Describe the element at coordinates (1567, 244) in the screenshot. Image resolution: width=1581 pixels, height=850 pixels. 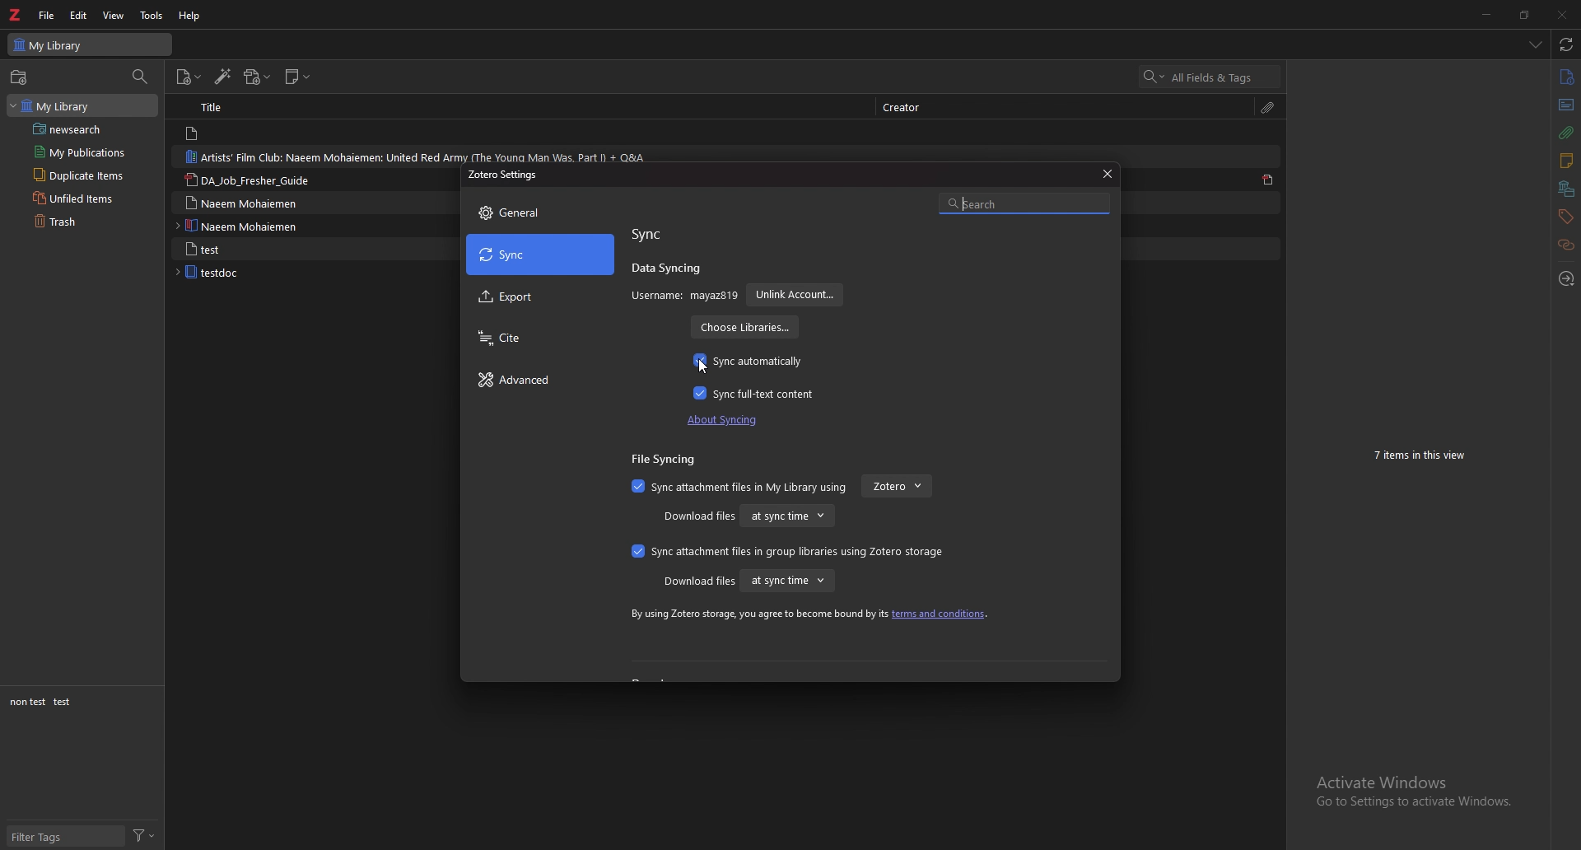
I see `related` at that location.